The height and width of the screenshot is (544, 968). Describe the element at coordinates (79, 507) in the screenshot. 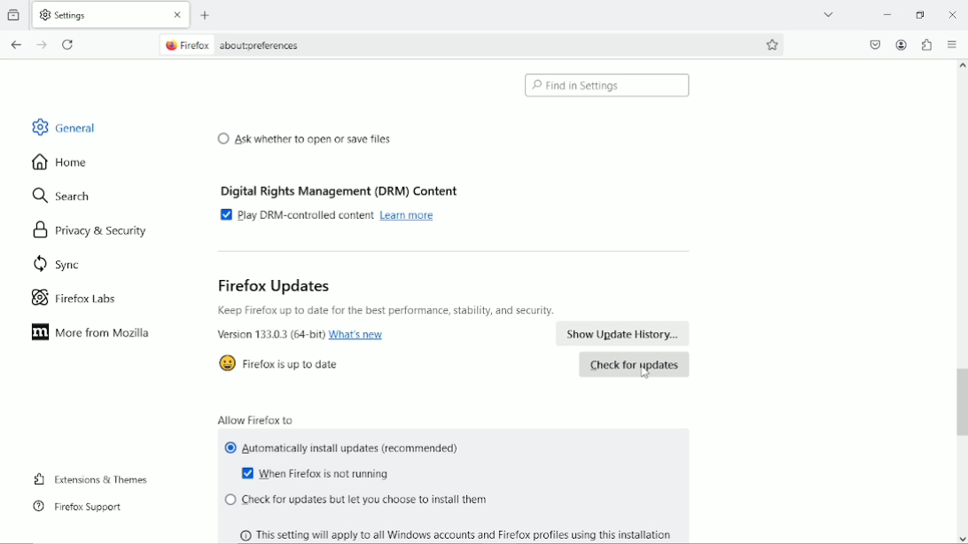

I see `firefox support` at that location.